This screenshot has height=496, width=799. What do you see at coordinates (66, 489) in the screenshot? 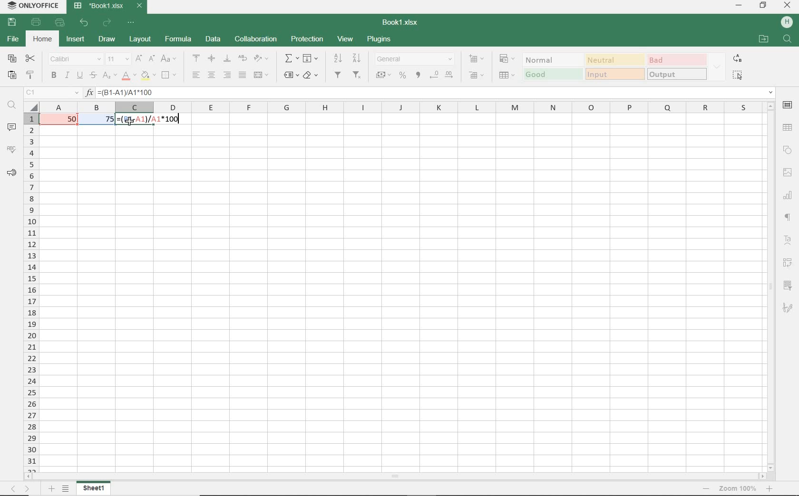
I see `list of sheets` at bounding box center [66, 489].